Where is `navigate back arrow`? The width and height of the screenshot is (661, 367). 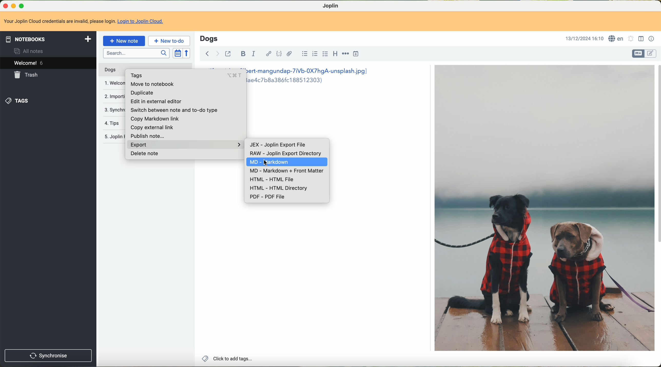 navigate back arrow is located at coordinates (206, 53).